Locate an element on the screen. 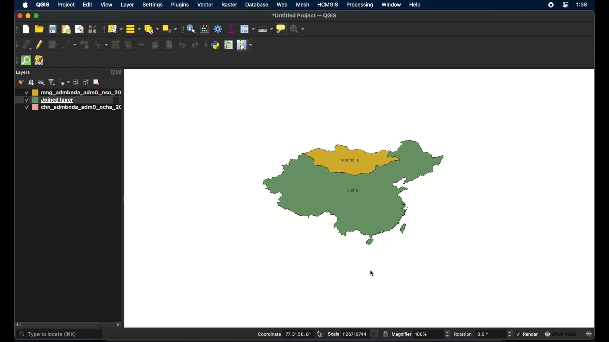 The width and height of the screenshot is (609, 342). quick osm is located at coordinates (26, 61).